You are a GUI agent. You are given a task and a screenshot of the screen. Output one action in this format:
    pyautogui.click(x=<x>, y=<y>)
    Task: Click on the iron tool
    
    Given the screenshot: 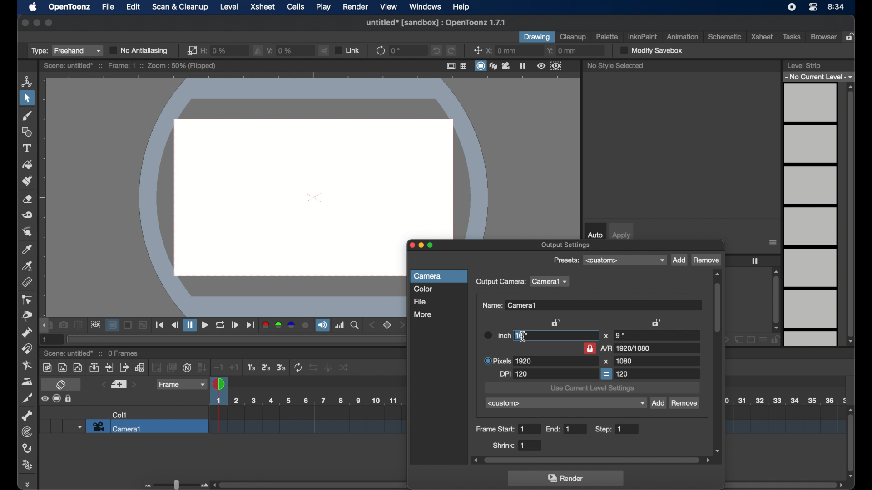 What is the action you would take?
    pyautogui.click(x=27, y=382)
    